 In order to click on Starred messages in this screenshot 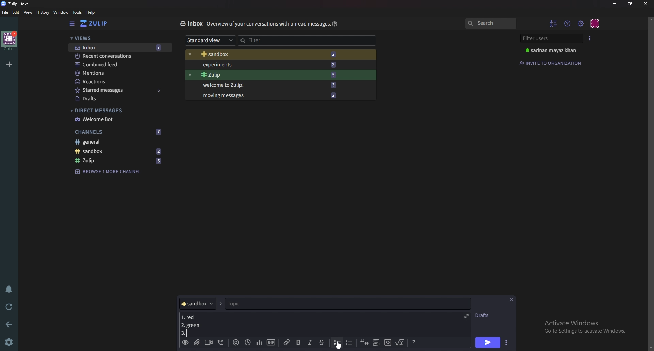, I will do `click(119, 90)`.